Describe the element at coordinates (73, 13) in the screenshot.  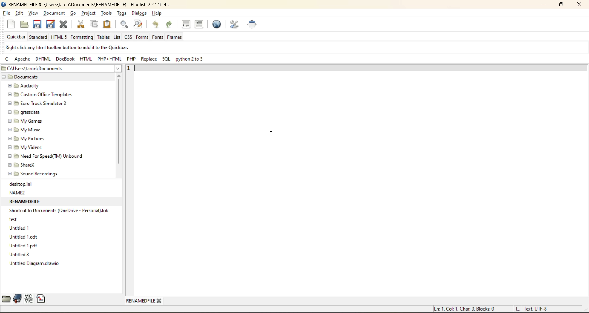
I see `go` at that location.